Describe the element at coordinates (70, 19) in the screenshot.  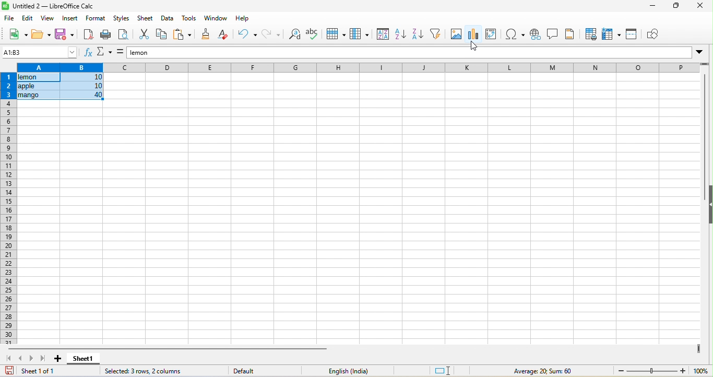
I see `insert` at that location.